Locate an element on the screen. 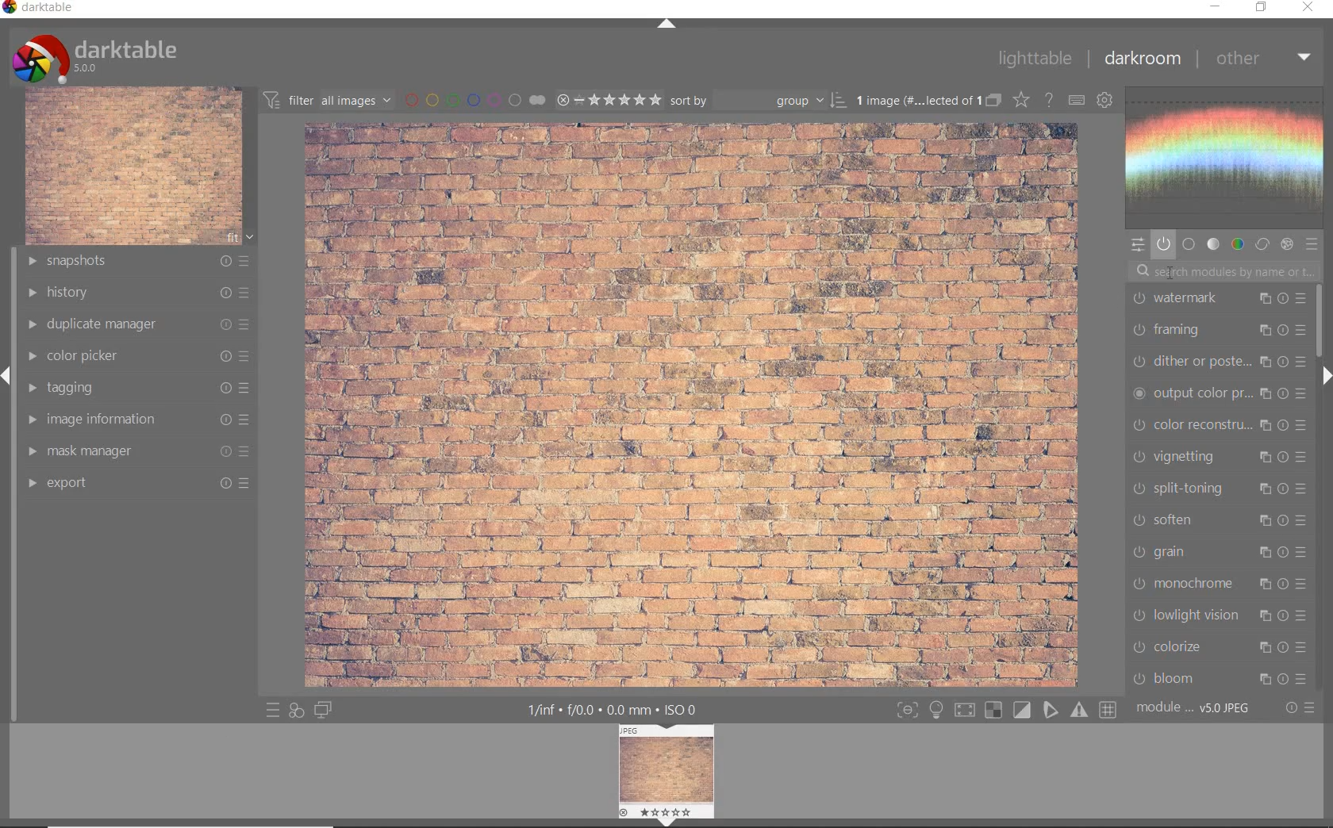 The image size is (1333, 828). down is located at coordinates (666, 822).